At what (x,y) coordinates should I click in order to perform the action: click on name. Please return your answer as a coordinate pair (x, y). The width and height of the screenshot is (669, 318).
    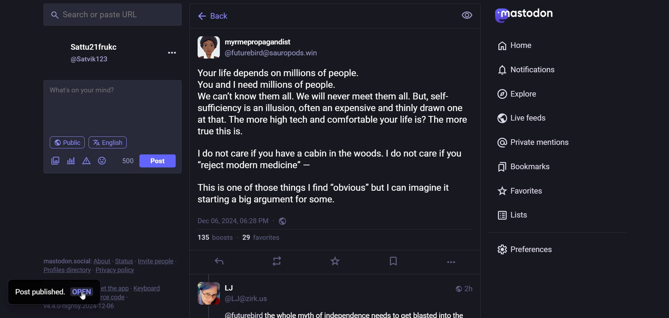
    Looking at the image, I should click on (261, 42).